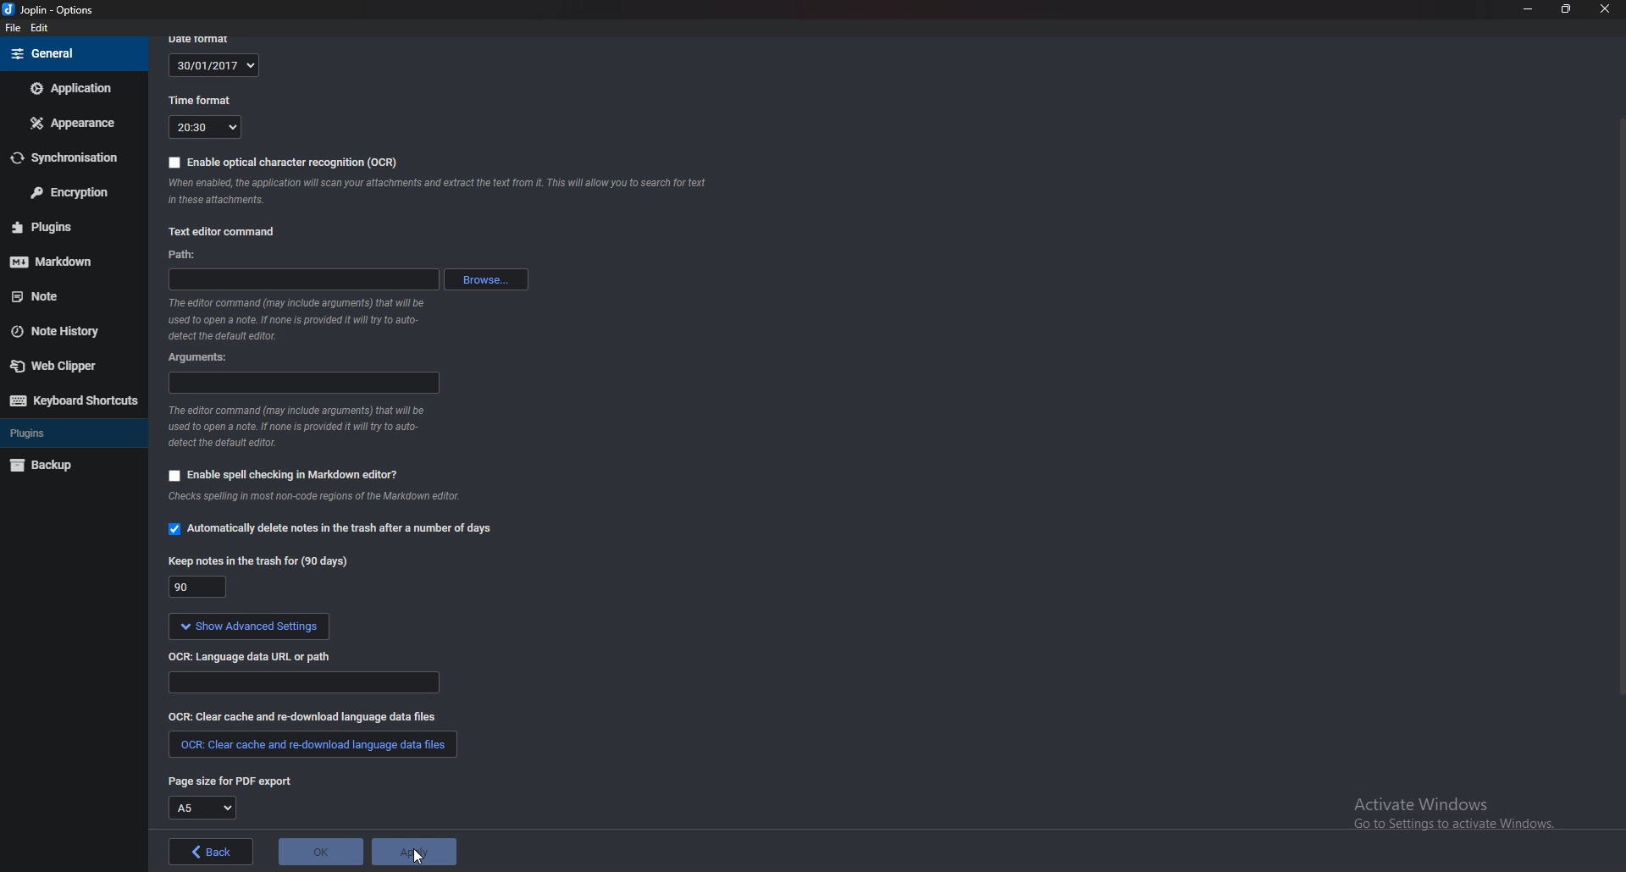 The image size is (1626, 872). I want to click on enable OCR, so click(286, 163).